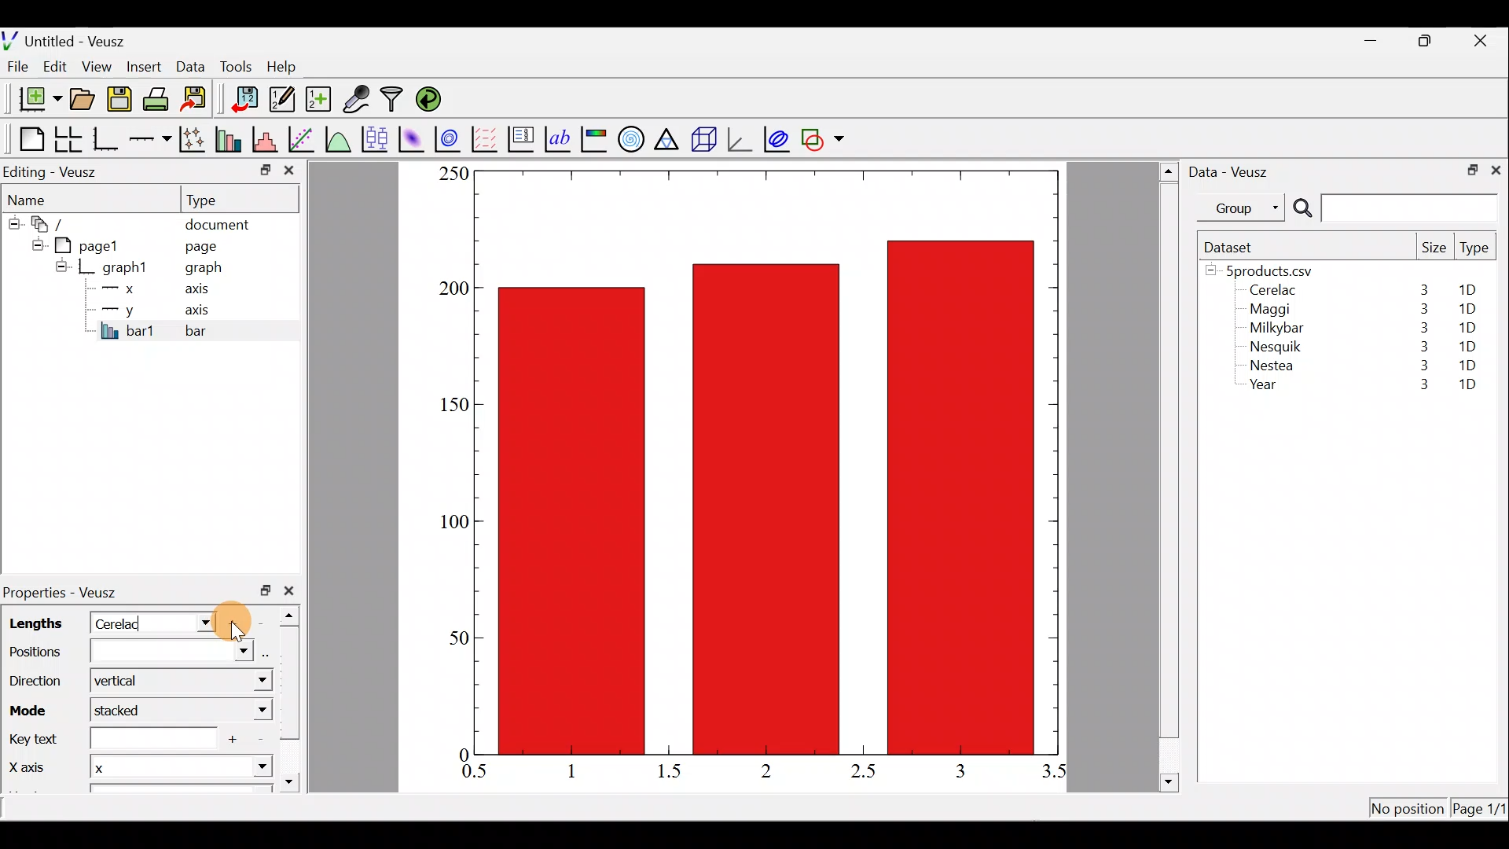 The height and width of the screenshot is (849, 1509). Describe the element at coordinates (376, 138) in the screenshot. I see `Plot box plots` at that location.